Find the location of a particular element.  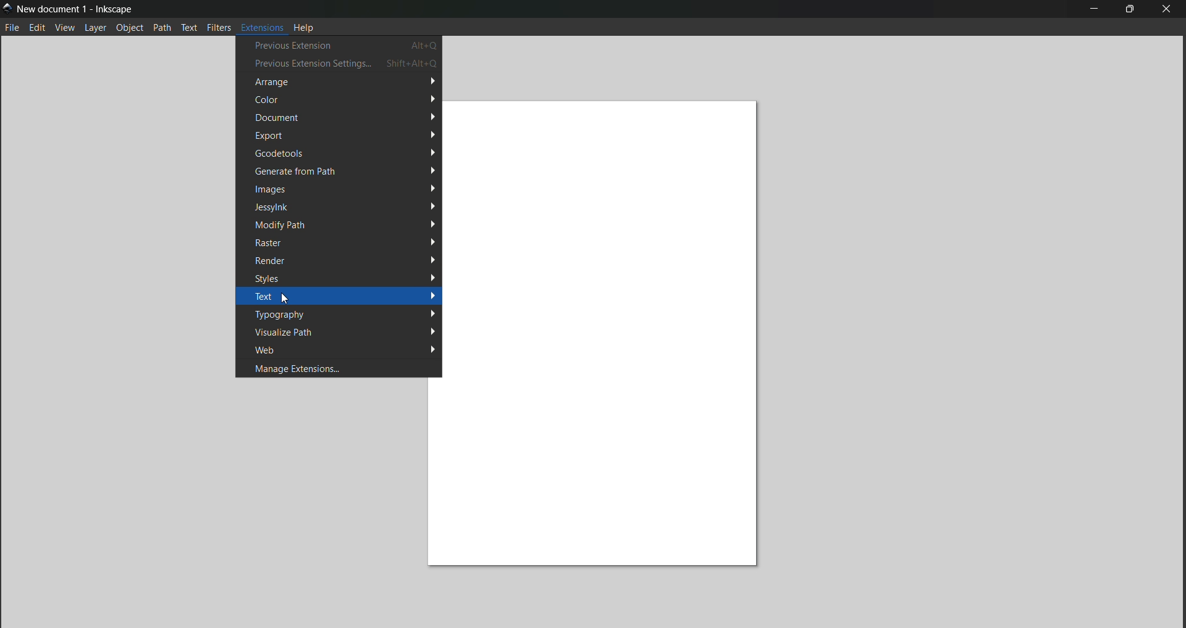

manage extensions is located at coordinates (339, 368).